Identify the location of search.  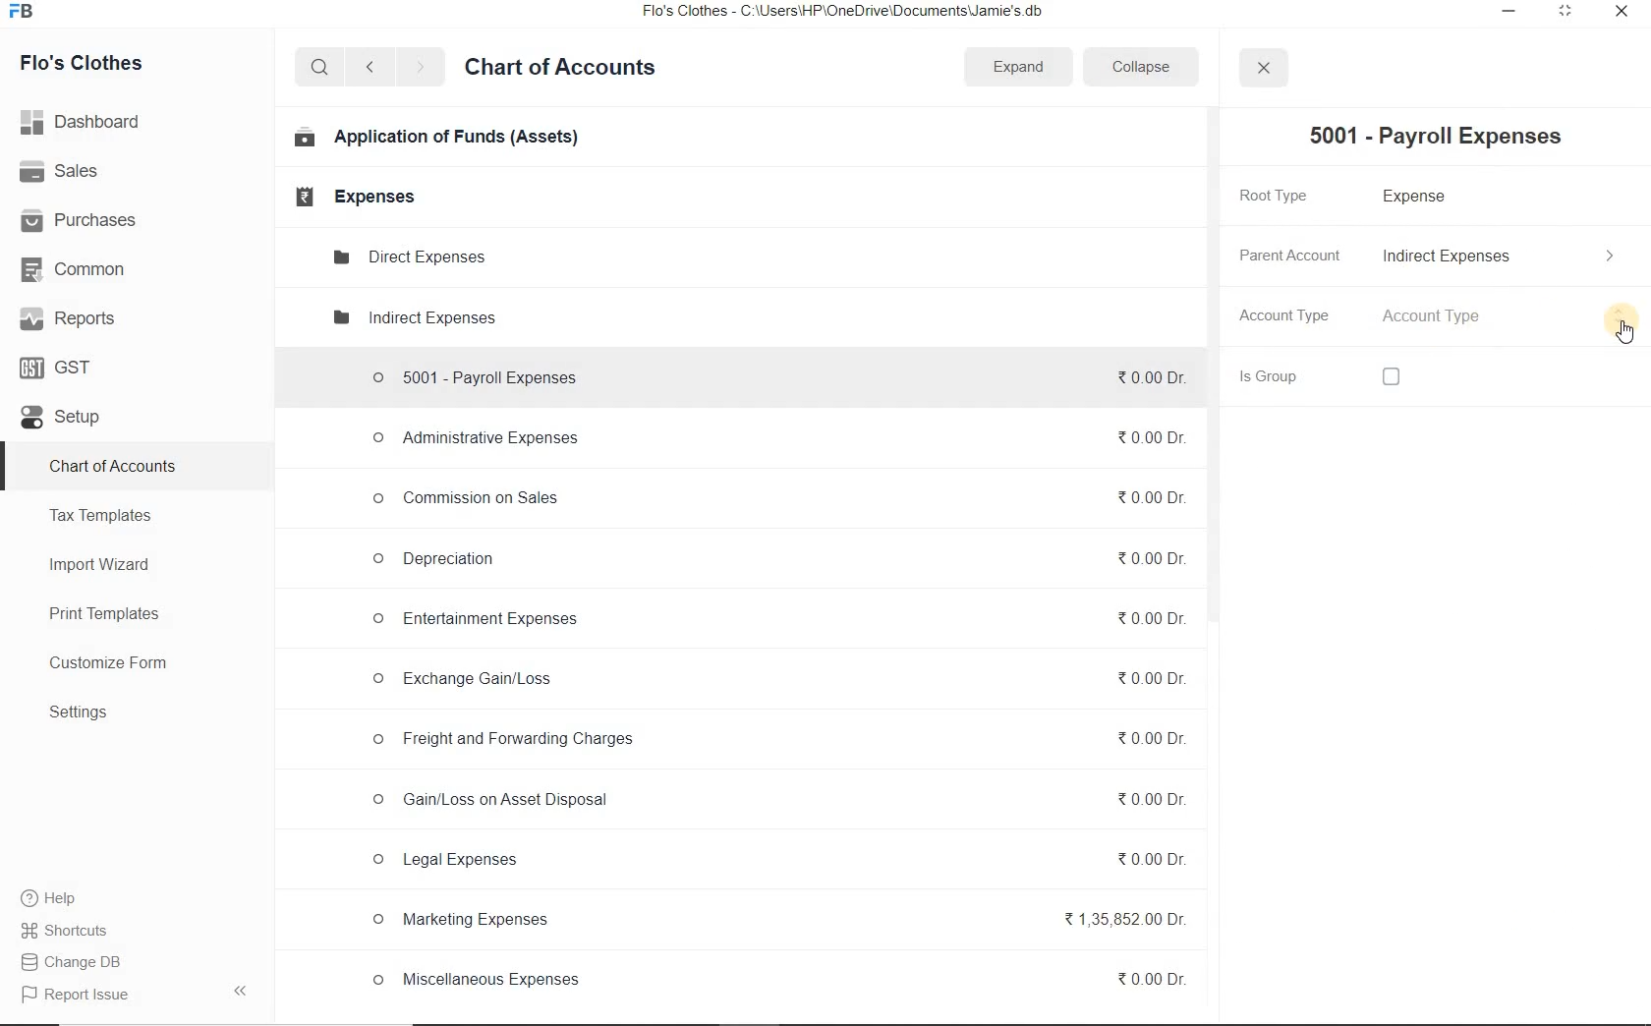
(316, 68).